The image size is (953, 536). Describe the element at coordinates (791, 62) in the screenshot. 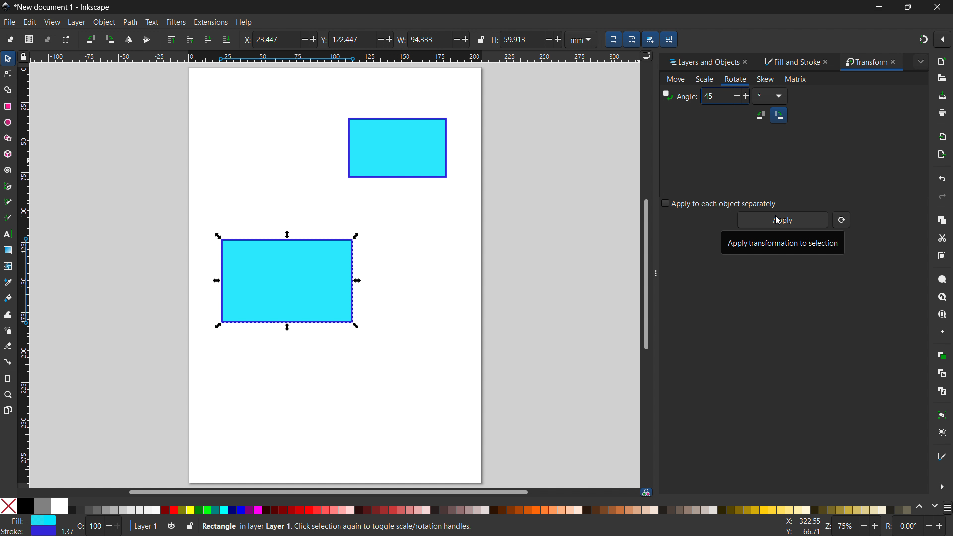

I see `fill and stroke` at that location.